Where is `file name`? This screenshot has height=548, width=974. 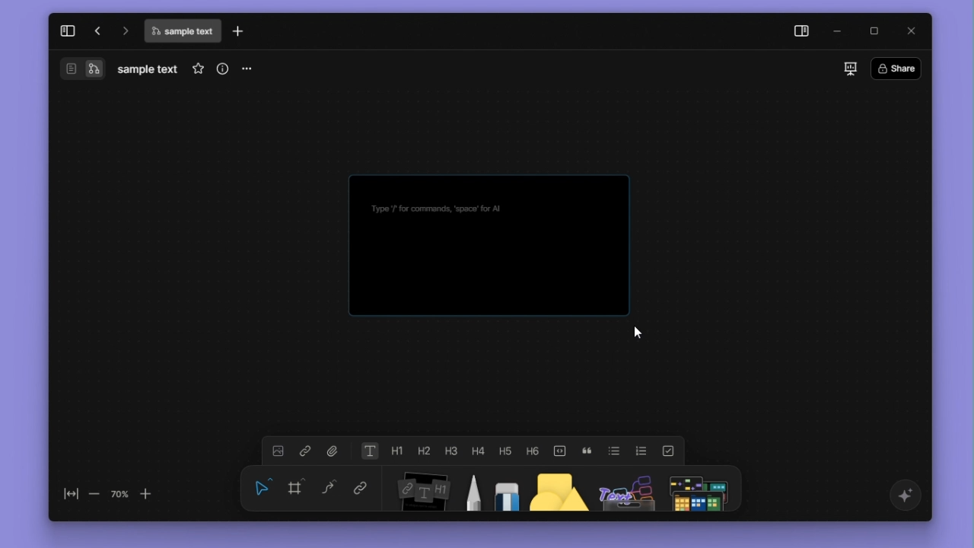 file name is located at coordinates (182, 33).